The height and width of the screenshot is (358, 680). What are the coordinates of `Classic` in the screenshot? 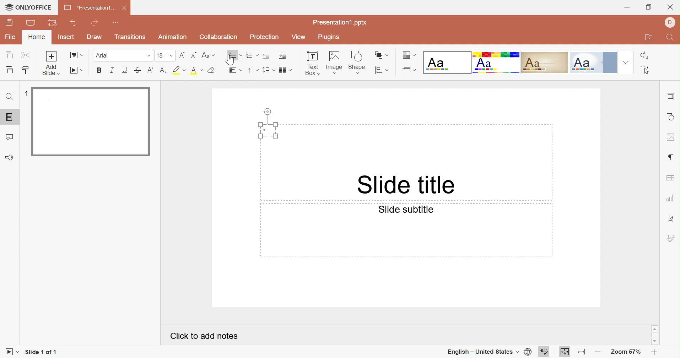 It's located at (545, 63).